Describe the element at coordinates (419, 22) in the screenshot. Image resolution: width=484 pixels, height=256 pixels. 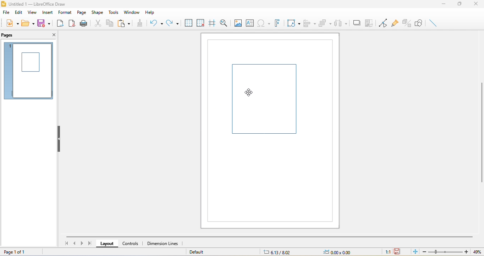
I see `show draw function` at that location.